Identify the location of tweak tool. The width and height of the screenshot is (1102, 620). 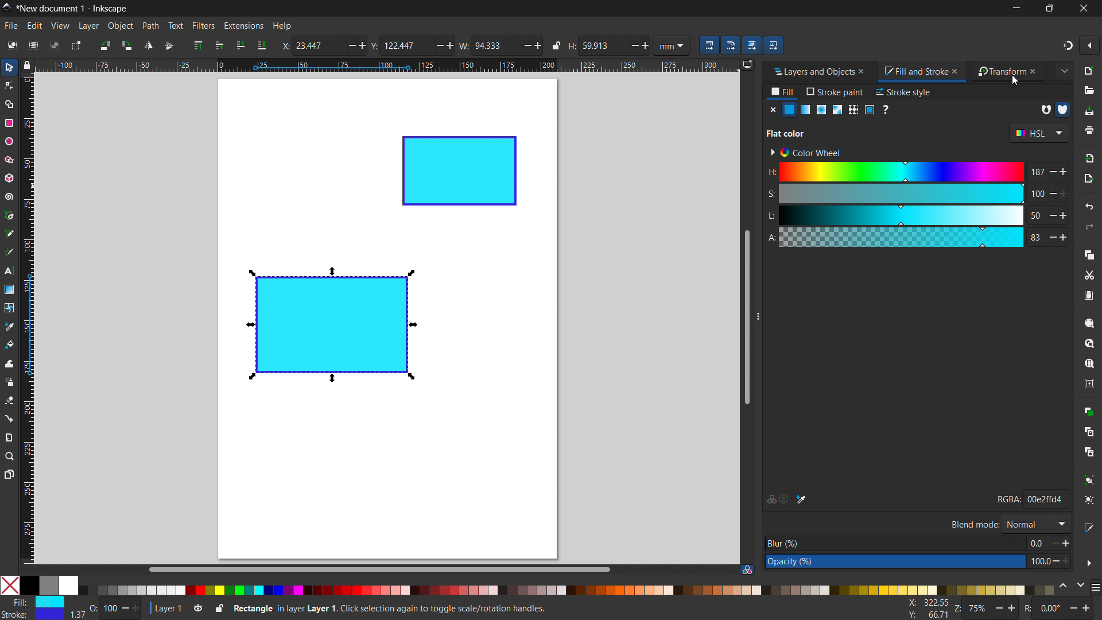
(9, 363).